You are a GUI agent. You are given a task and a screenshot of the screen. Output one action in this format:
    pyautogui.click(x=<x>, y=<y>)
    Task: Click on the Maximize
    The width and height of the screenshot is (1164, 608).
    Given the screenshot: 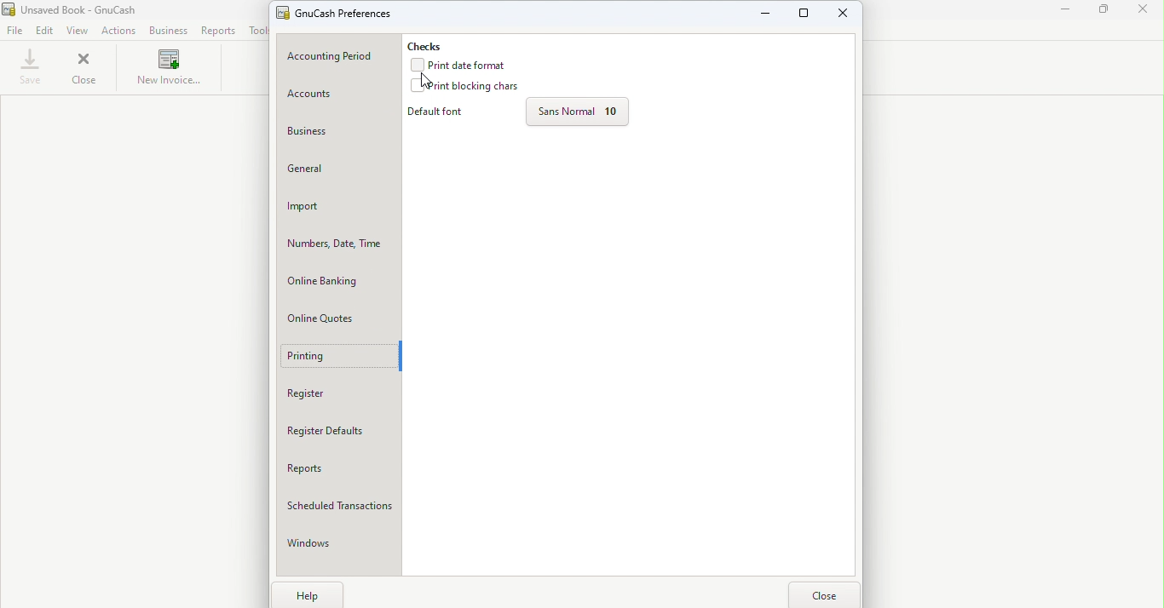 What is the action you would take?
    pyautogui.click(x=804, y=15)
    